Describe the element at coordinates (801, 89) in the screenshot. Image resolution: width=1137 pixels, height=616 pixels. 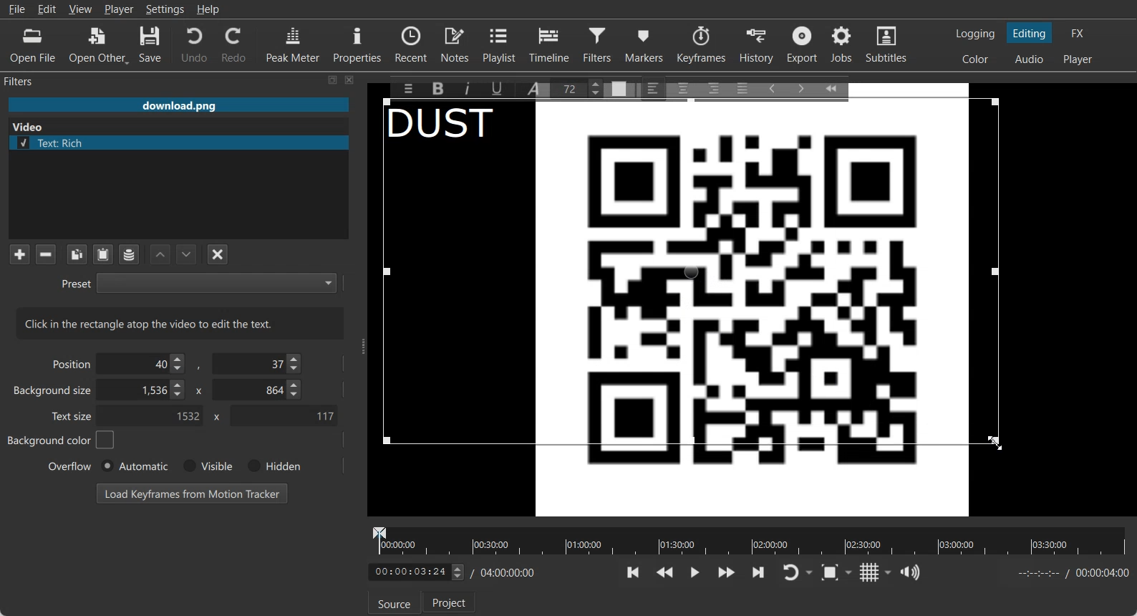
I see `Insert Indent` at that location.